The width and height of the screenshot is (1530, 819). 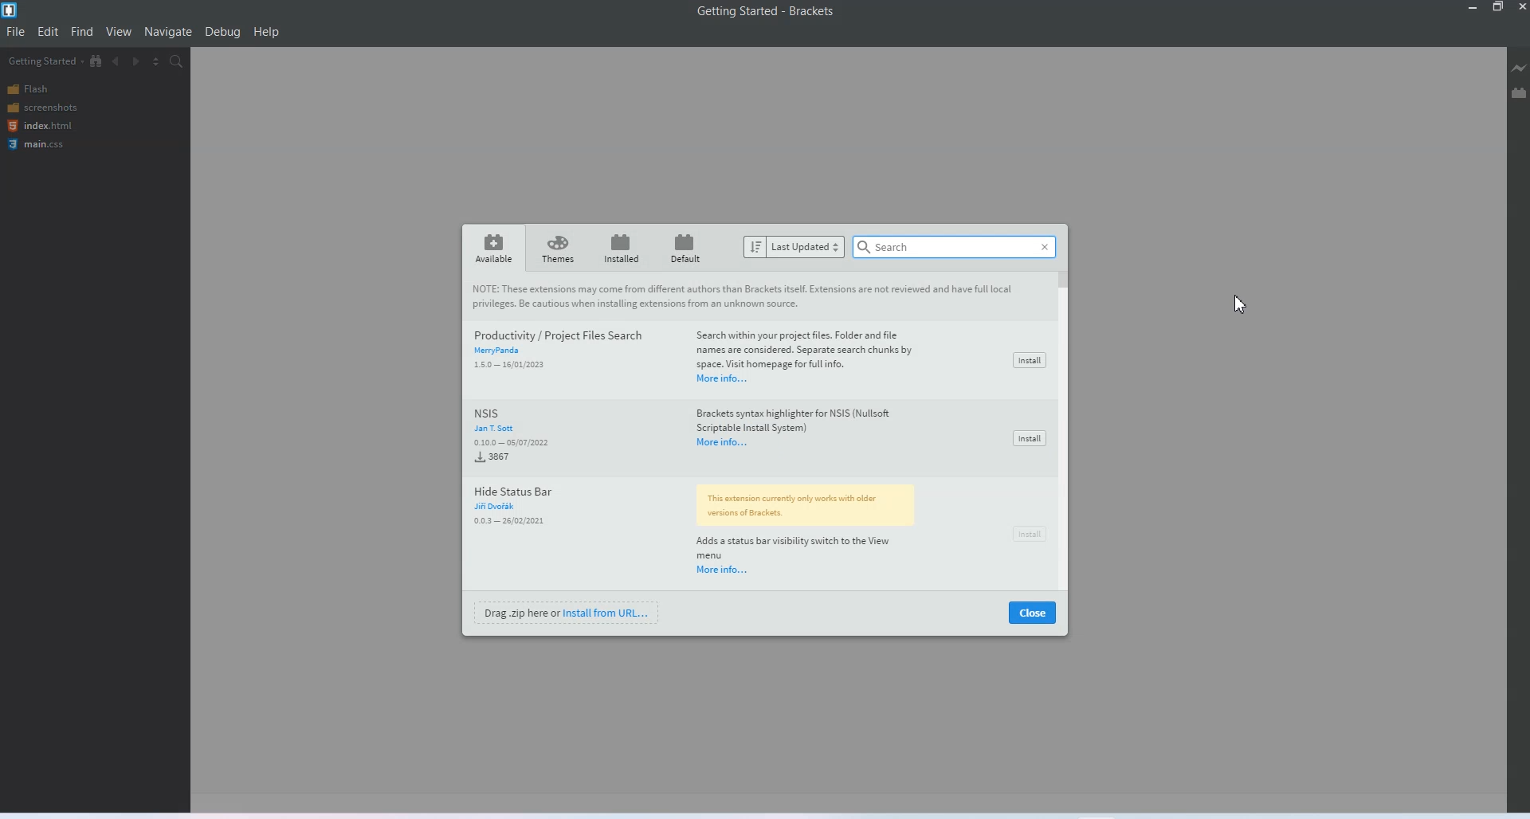 What do you see at coordinates (808, 544) in the screenshot?
I see `Add a status bar visibility switch to the view Menu` at bounding box center [808, 544].